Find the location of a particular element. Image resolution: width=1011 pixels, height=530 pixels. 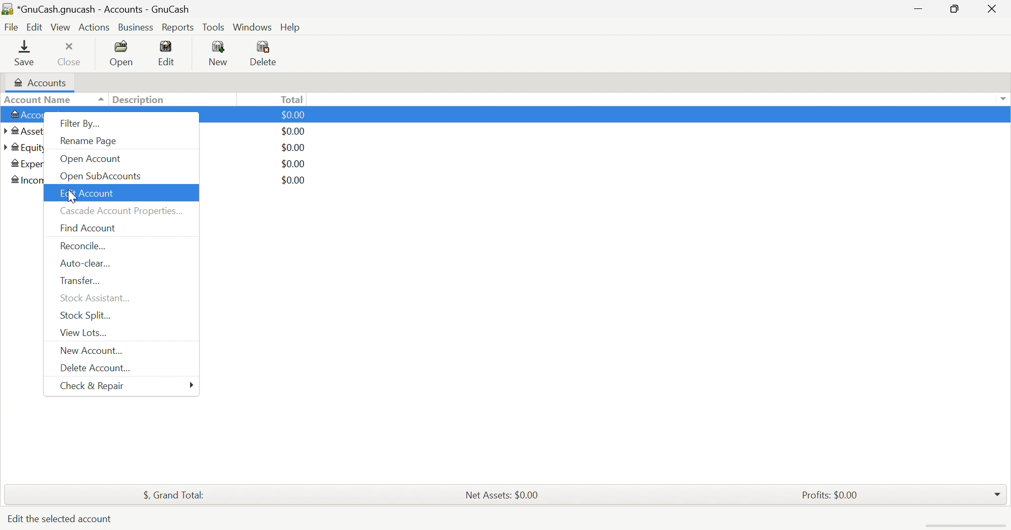

Open Account is located at coordinates (93, 158).